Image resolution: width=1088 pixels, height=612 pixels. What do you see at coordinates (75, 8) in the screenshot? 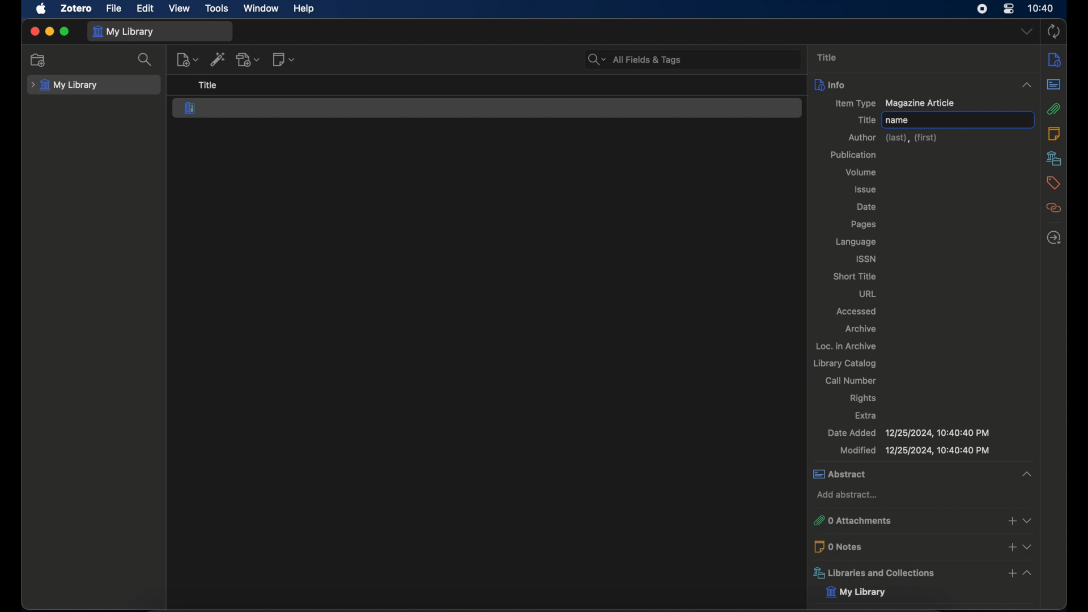
I see `zotero` at bounding box center [75, 8].